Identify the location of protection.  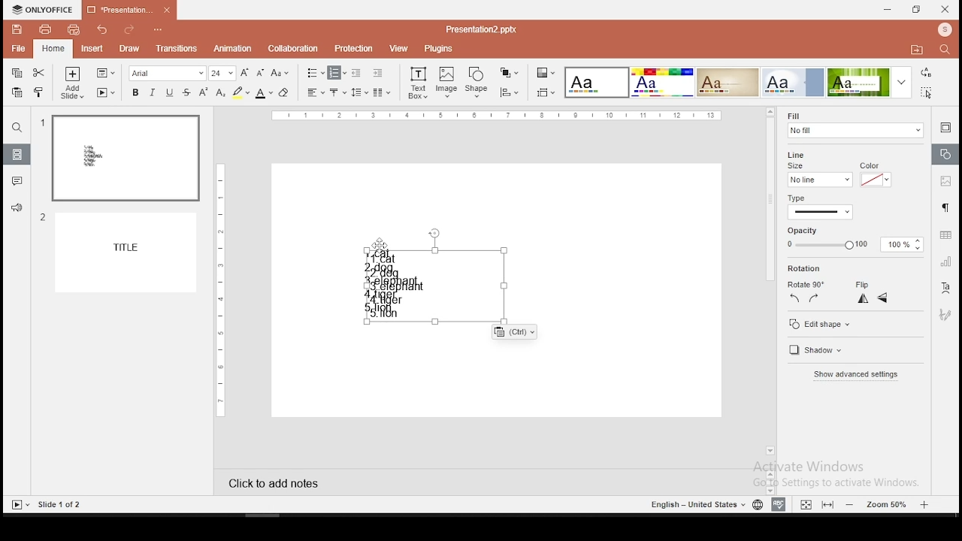
(355, 47).